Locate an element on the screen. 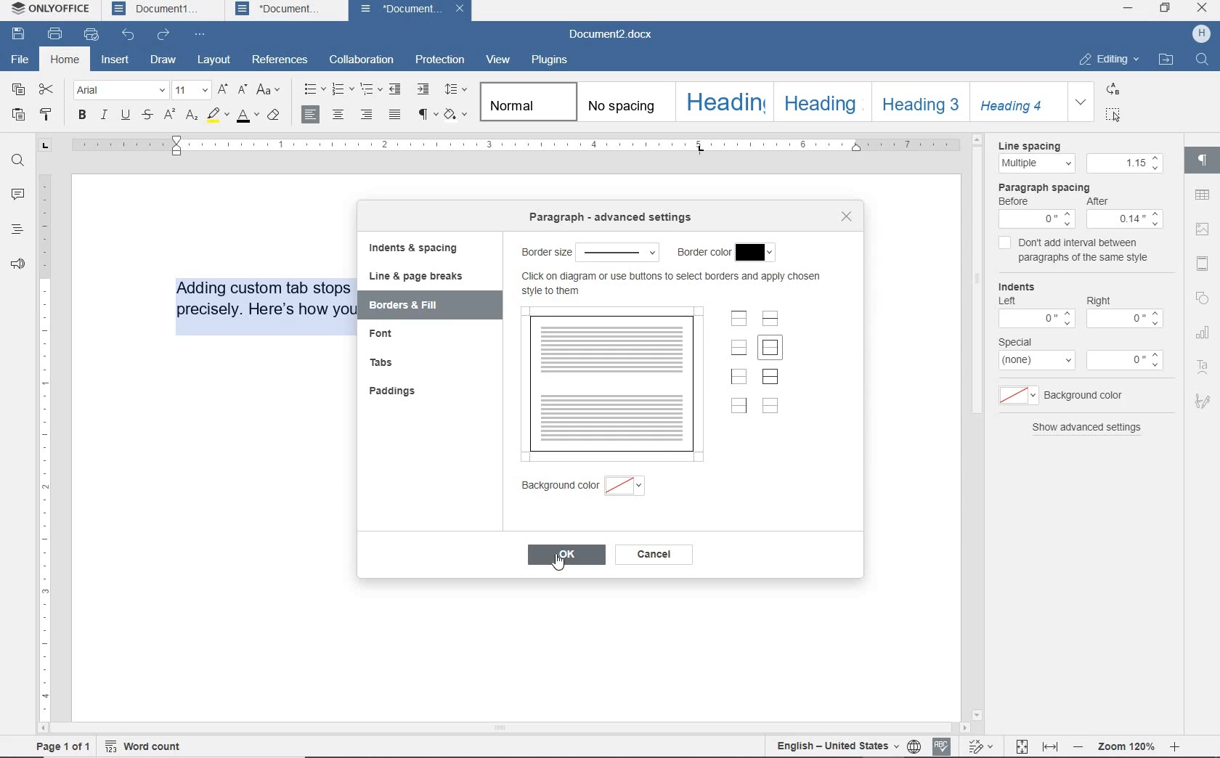 The image size is (1220, 758). copy is located at coordinates (19, 89).